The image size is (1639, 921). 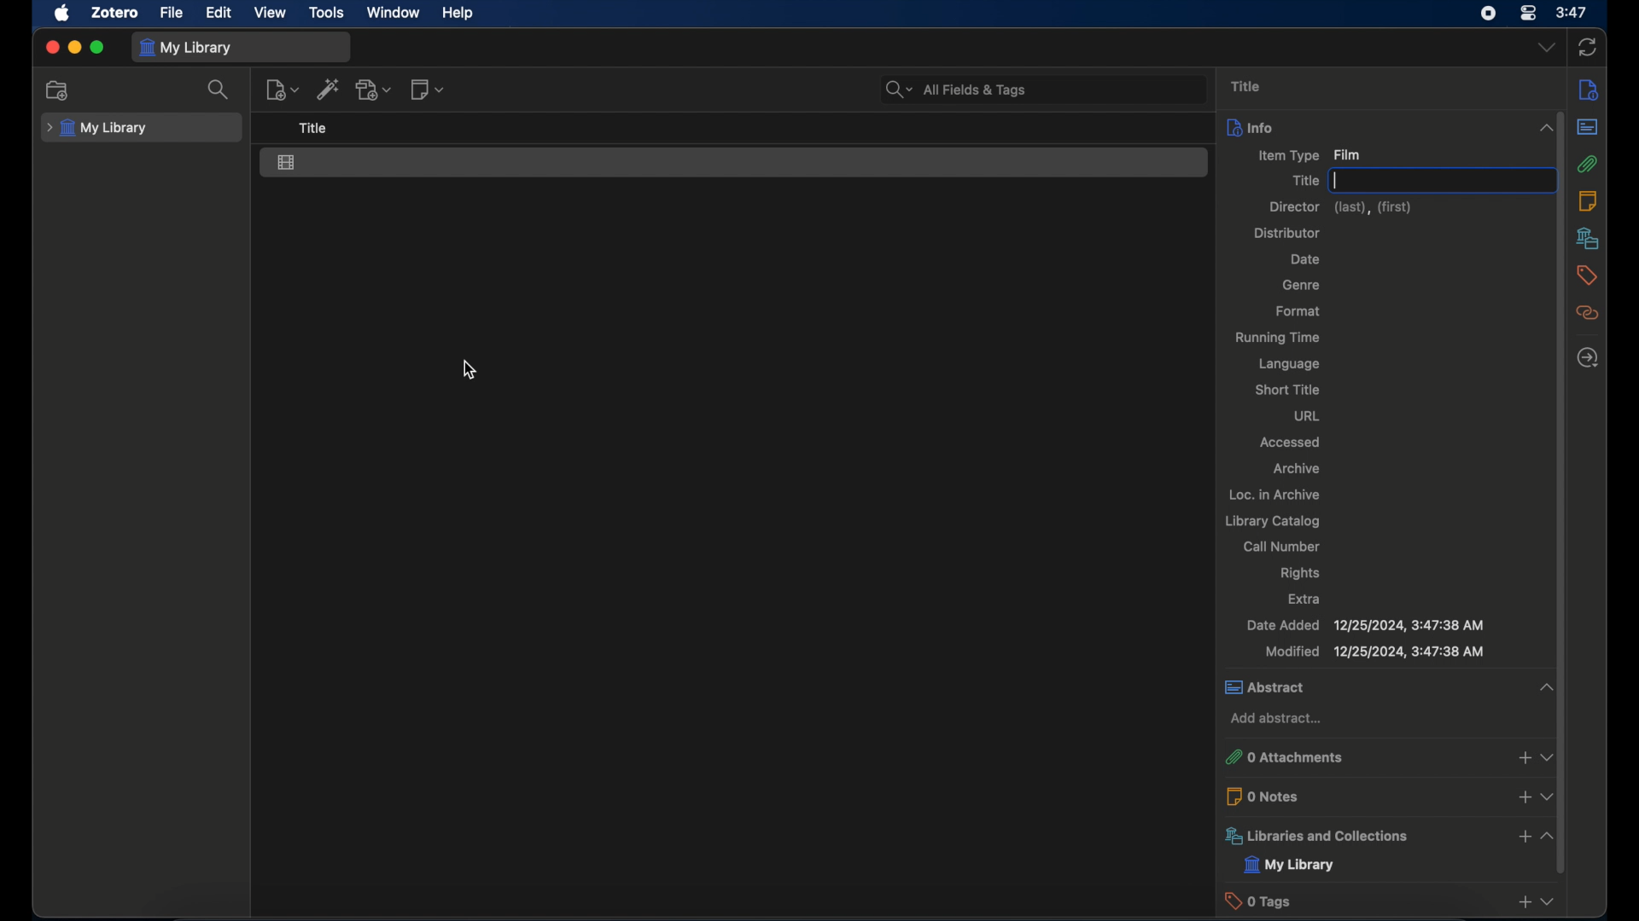 What do you see at coordinates (1519, 834) in the screenshot?
I see `add libraries` at bounding box center [1519, 834].